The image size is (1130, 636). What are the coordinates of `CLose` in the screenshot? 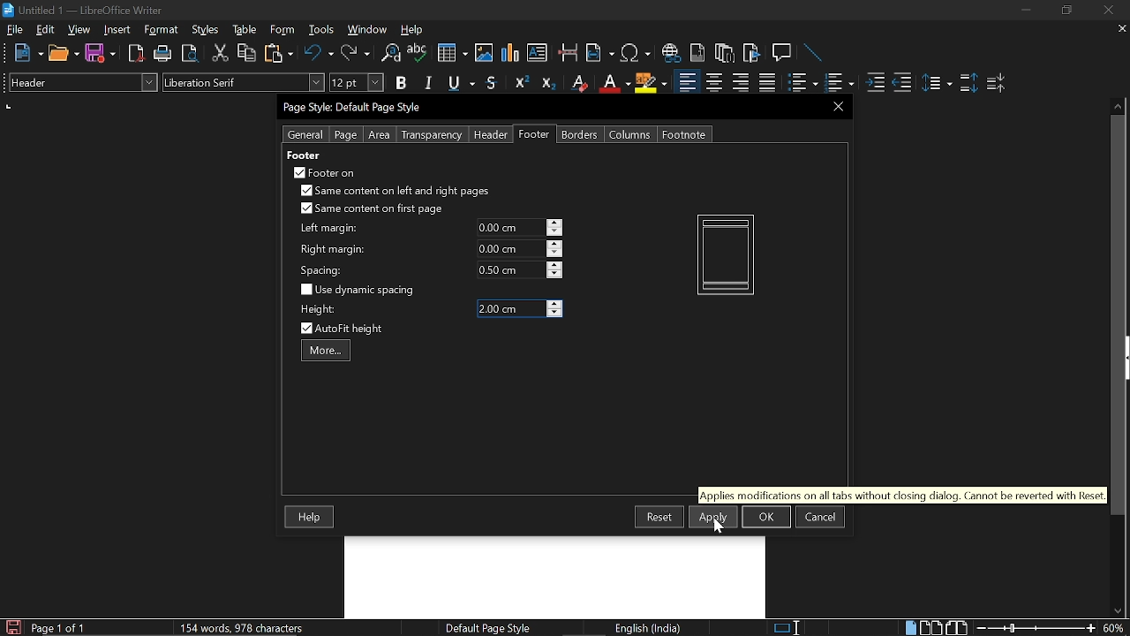 It's located at (836, 106).